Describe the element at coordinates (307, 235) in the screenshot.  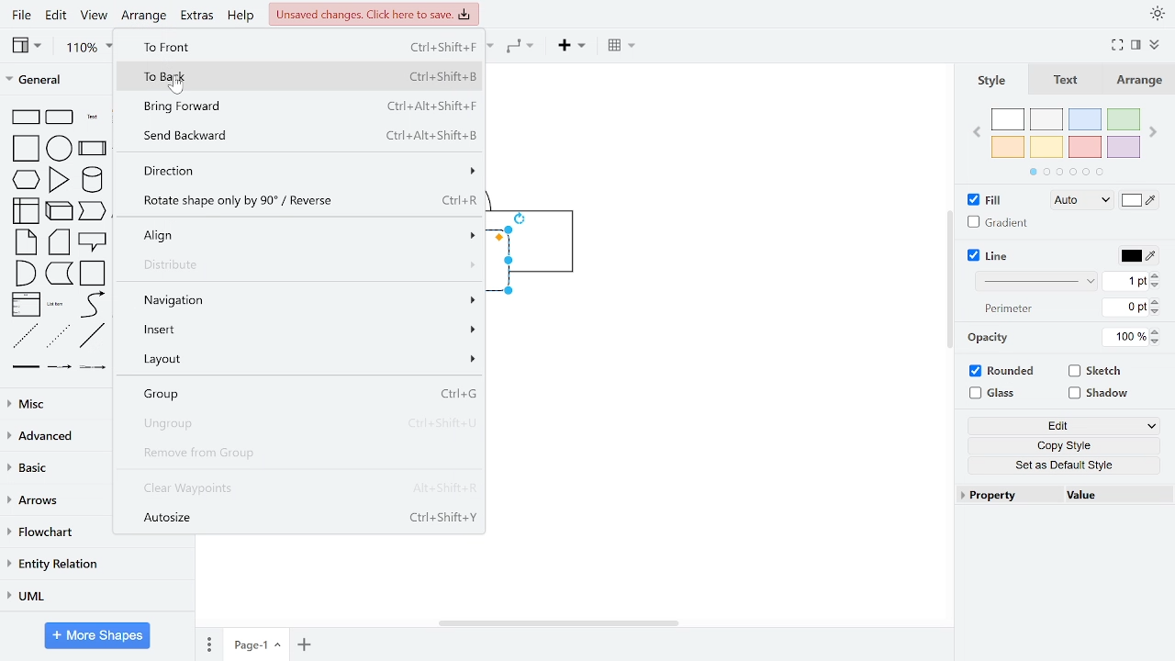
I see `align` at that location.